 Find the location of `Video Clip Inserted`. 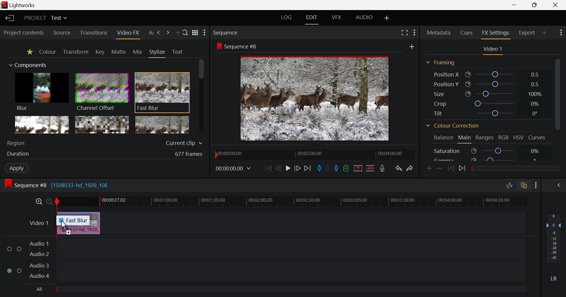

Video Clip Inserted is located at coordinates (78, 231).